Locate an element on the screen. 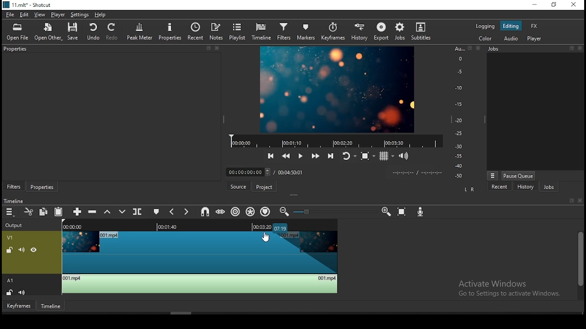  timeline is located at coordinates (263, 32).